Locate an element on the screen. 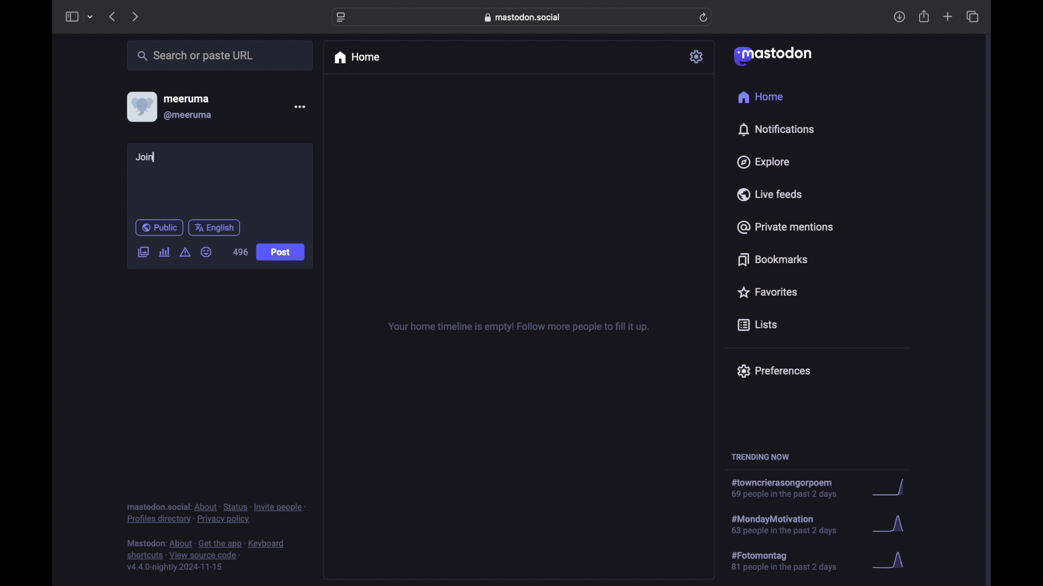 This screenshot has height=586, width=1043. home is located at coordinates (760, 97).